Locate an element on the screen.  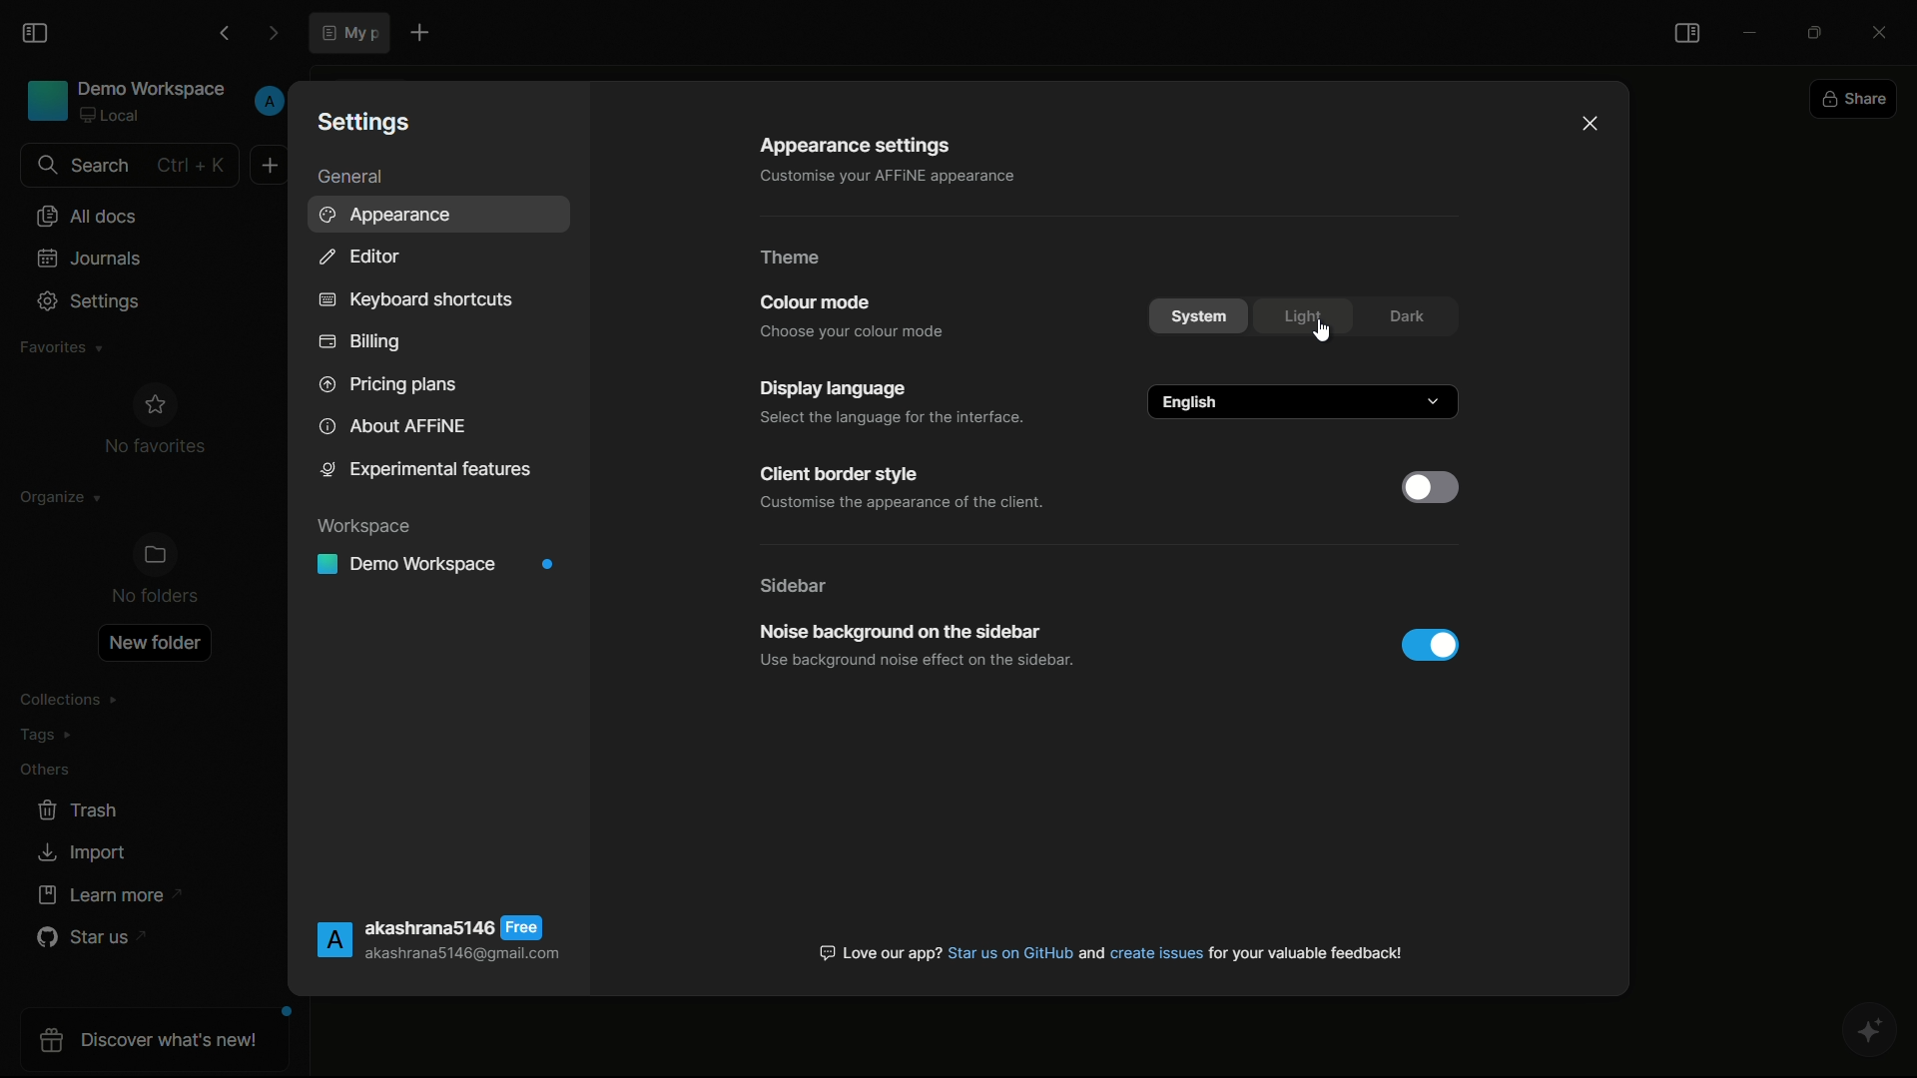
dark is located at coordinates (1407, 315).